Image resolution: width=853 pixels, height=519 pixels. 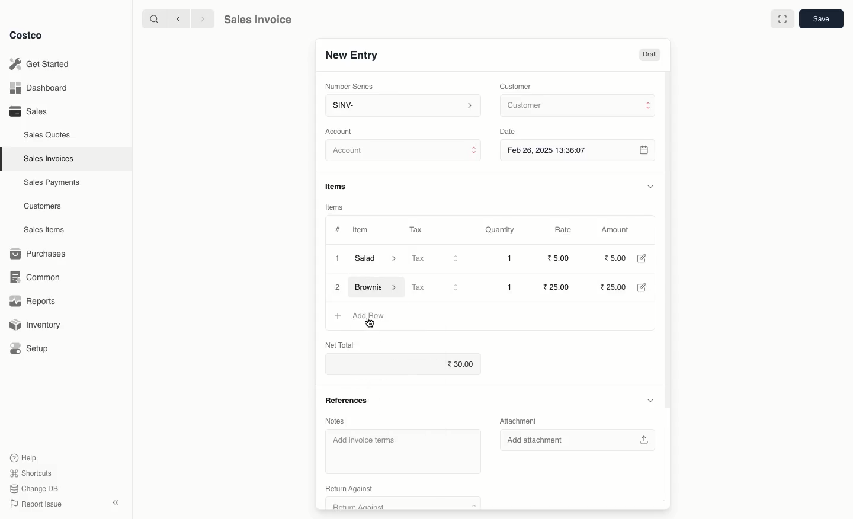 What do you see at coordinates (372, 324) in the screenshot?
I see `cursor` at bounding box center [372, 324].